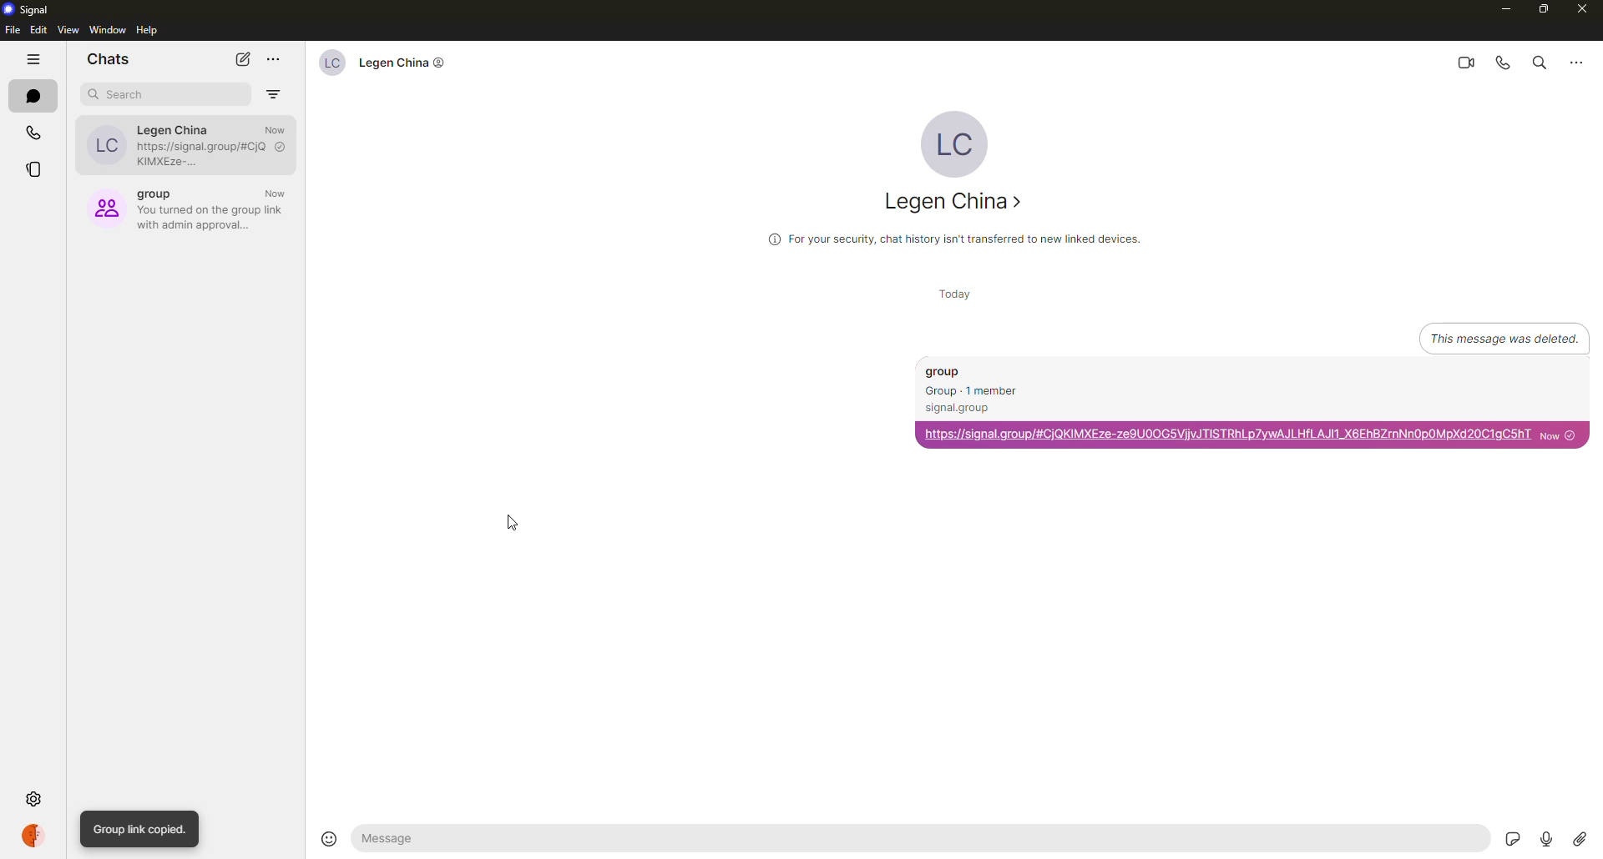 The width and height of the screenshot is (1603, 859). I want to click on message, so click(519, 841).